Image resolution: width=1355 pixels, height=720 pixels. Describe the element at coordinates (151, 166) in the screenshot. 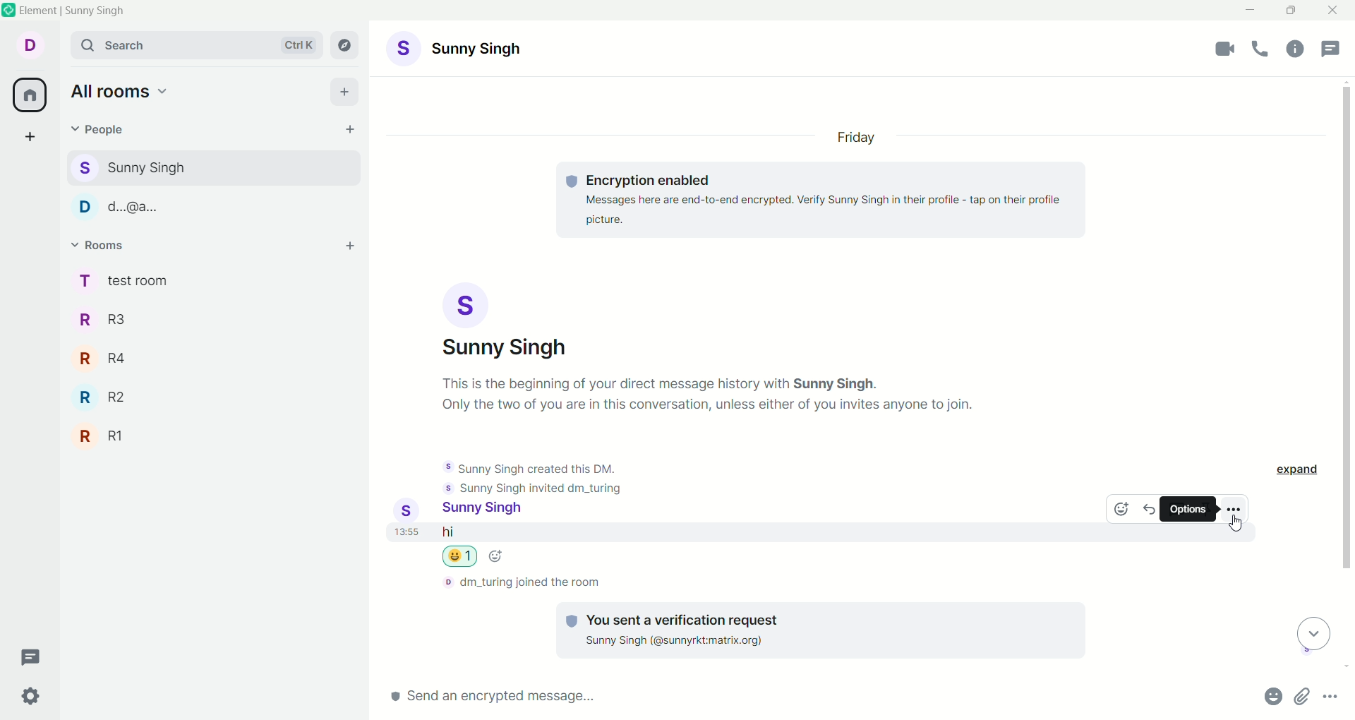

I see `people` at that location.